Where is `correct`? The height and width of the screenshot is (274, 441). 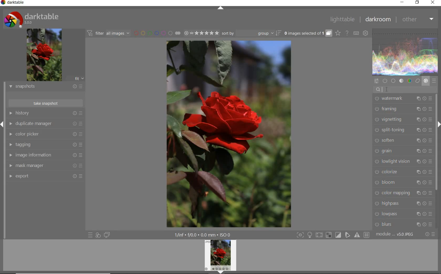 correct is located at coordinates (417, 81).